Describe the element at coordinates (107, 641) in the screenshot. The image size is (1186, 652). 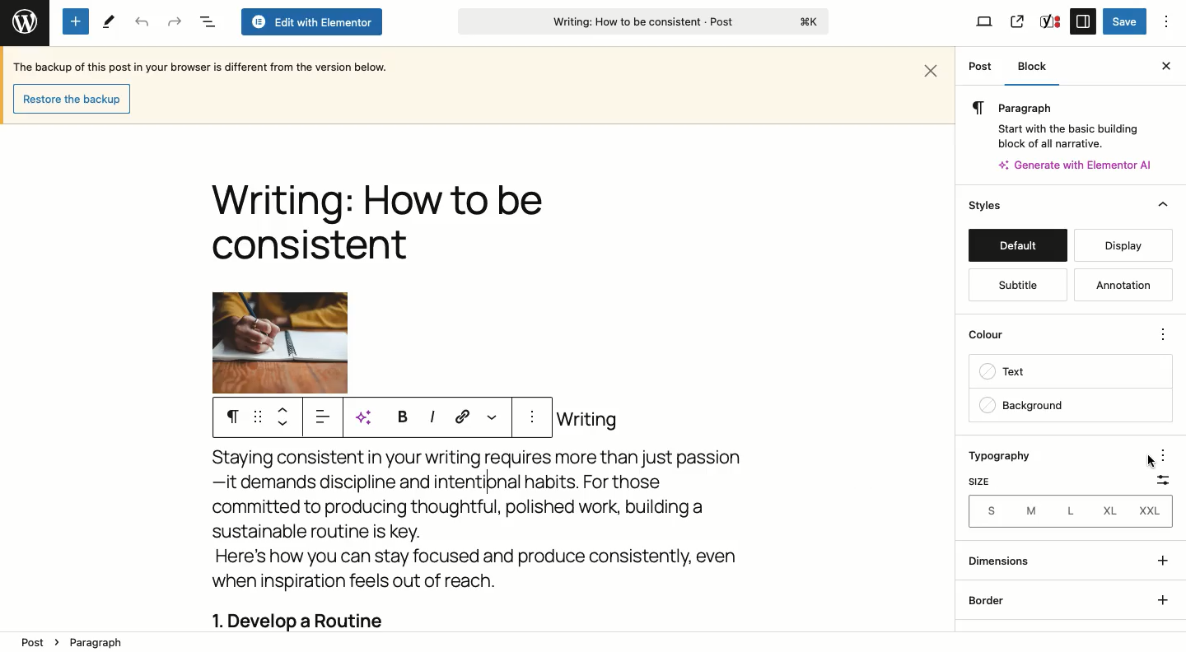
I see `Paragraph` at that location.